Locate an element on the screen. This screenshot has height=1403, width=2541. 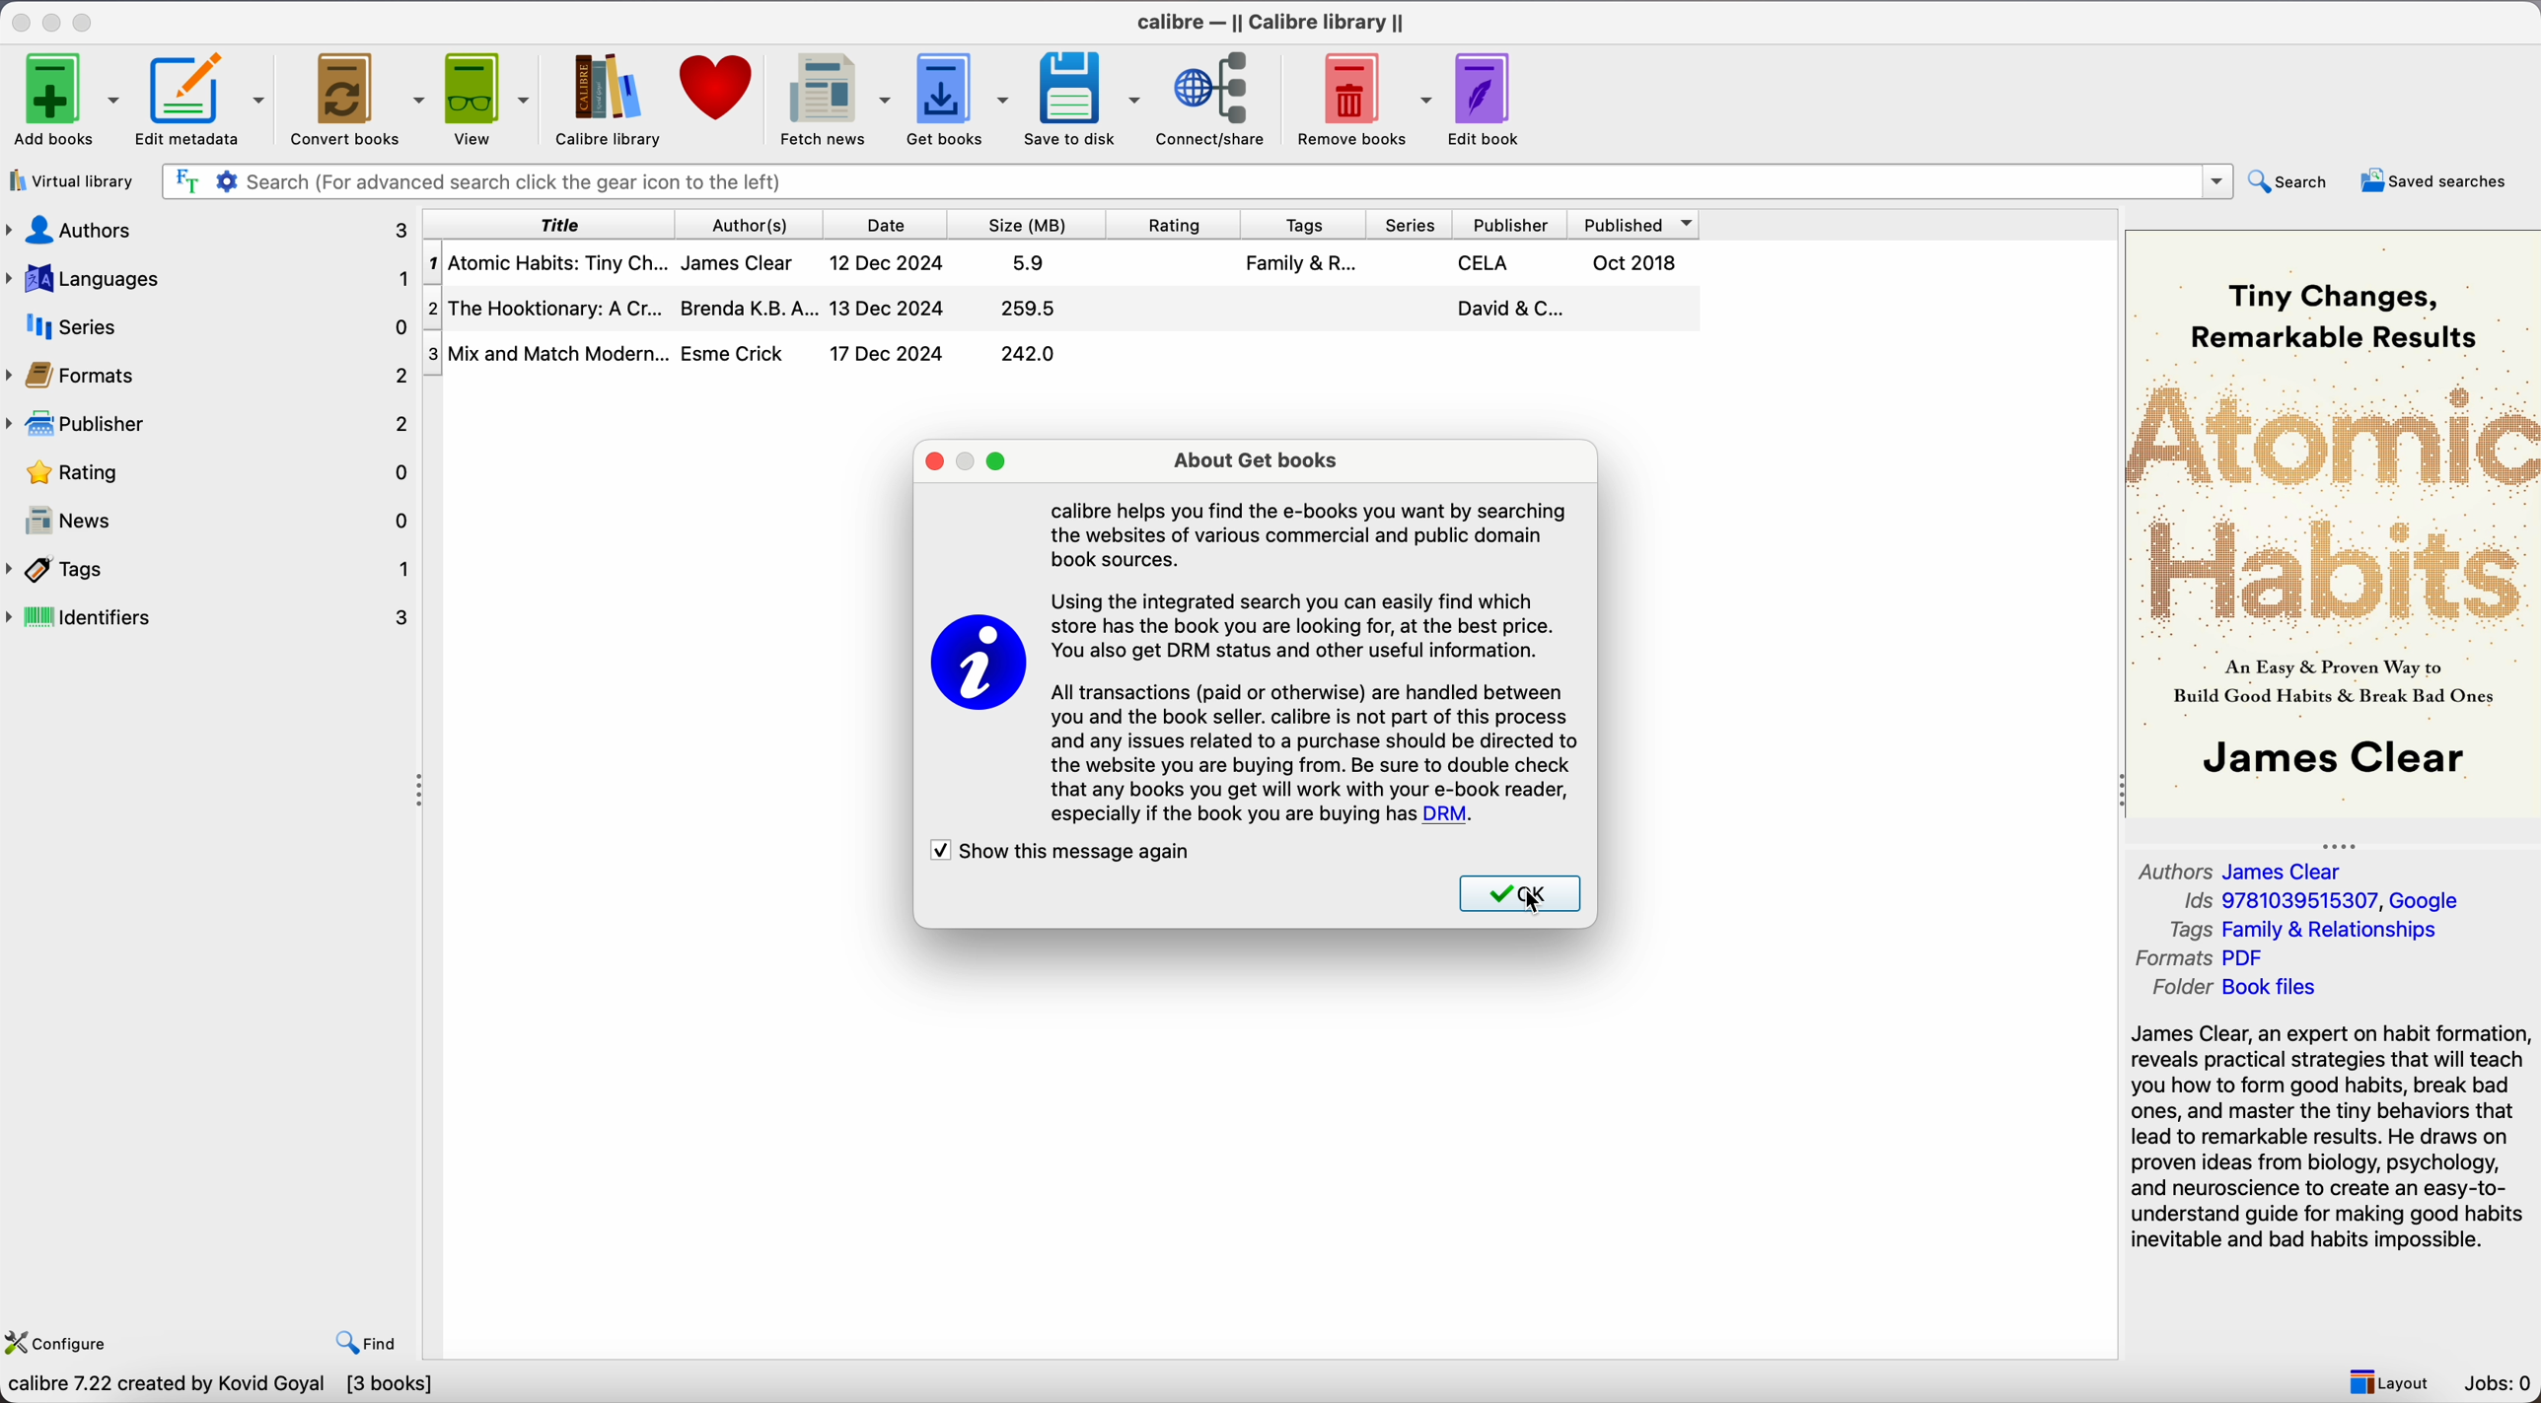
edit book is located at coordinates (1487, 97).